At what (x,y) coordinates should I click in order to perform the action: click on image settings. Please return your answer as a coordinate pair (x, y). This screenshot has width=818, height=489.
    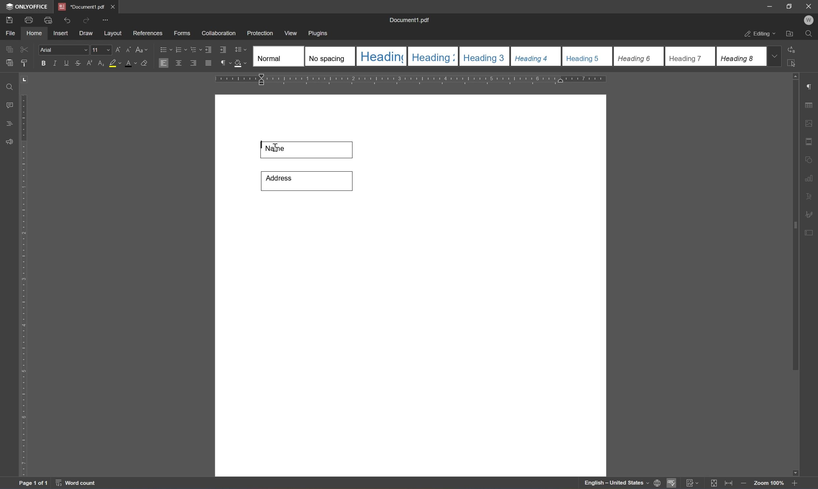
    Looking at the image, I should click on (809, 123).